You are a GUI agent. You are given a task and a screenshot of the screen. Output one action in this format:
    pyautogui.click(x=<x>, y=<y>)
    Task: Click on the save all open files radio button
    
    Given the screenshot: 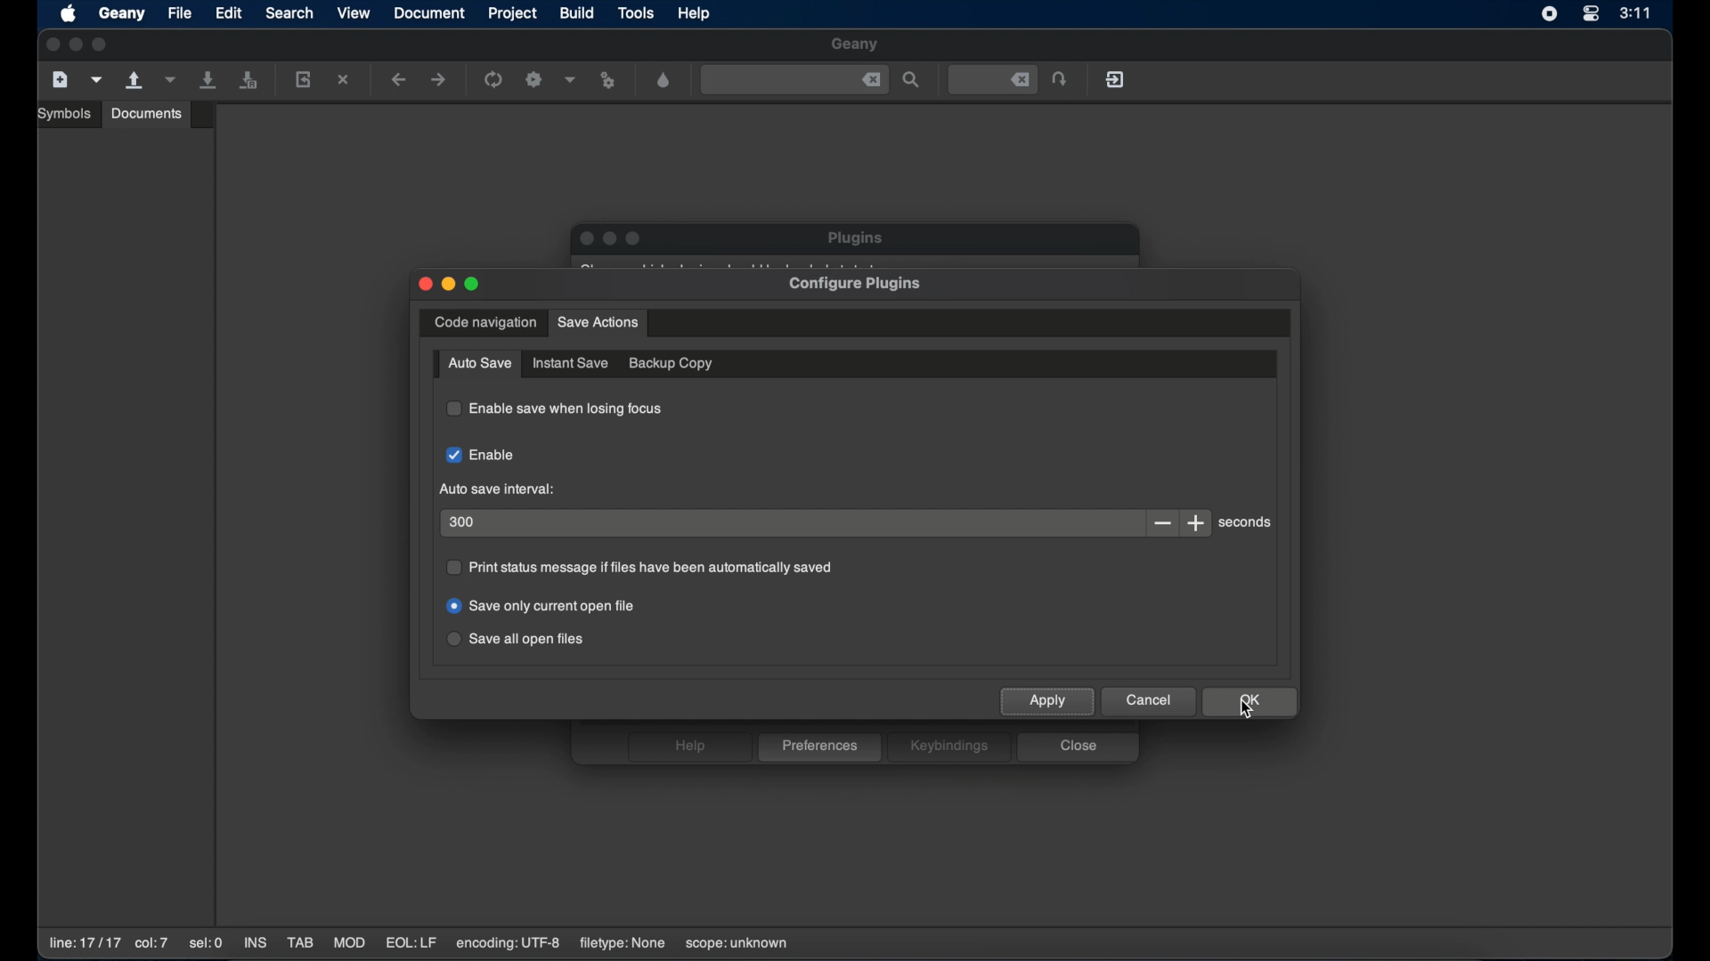 What is the action you would take?
    pyautogui.click(x=517, y=640)
    